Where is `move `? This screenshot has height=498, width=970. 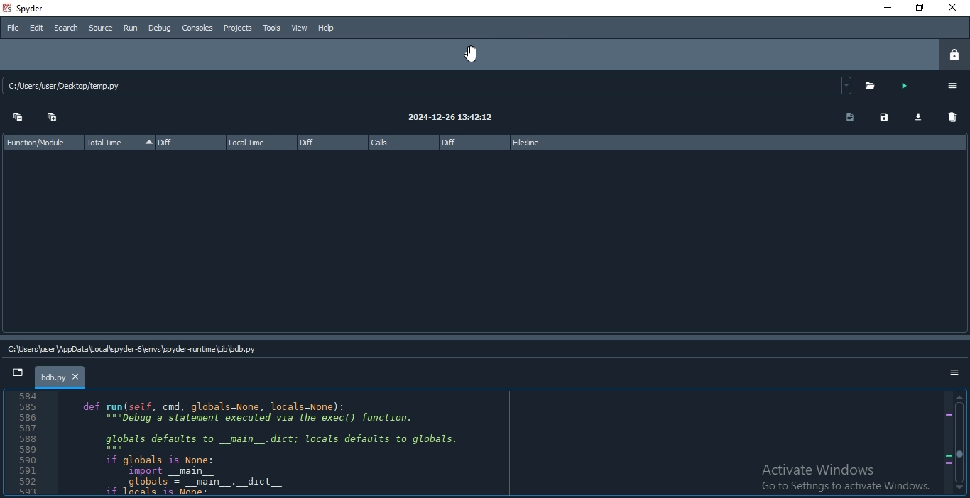 move  is located at coordinates (469, 55).